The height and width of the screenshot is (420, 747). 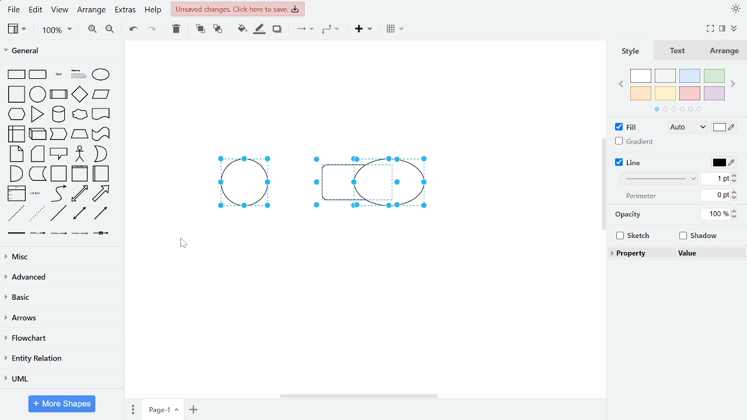 What do you see at coordinates (641, 76) in the screenshot?
I see `white` at bounding box center [641, 76].